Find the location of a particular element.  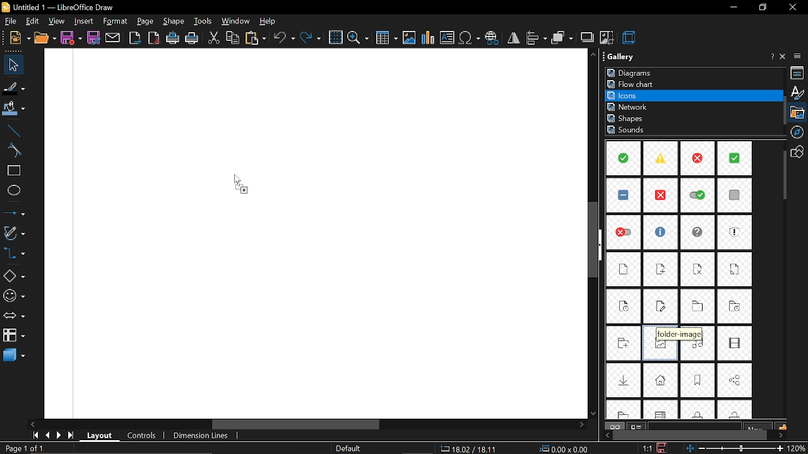

diagrams is located at coordinates (631, 73).